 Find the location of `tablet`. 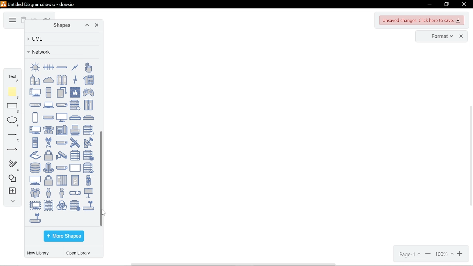

tablet is located at coordinates (75, 168).